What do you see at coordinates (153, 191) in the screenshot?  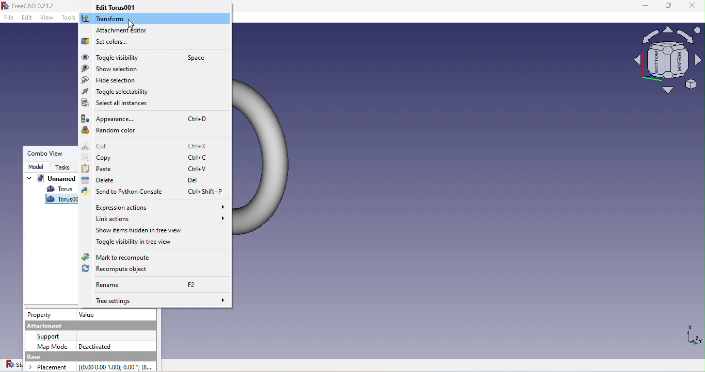 I see `Send to Python console` at bounding box center [153, 191].